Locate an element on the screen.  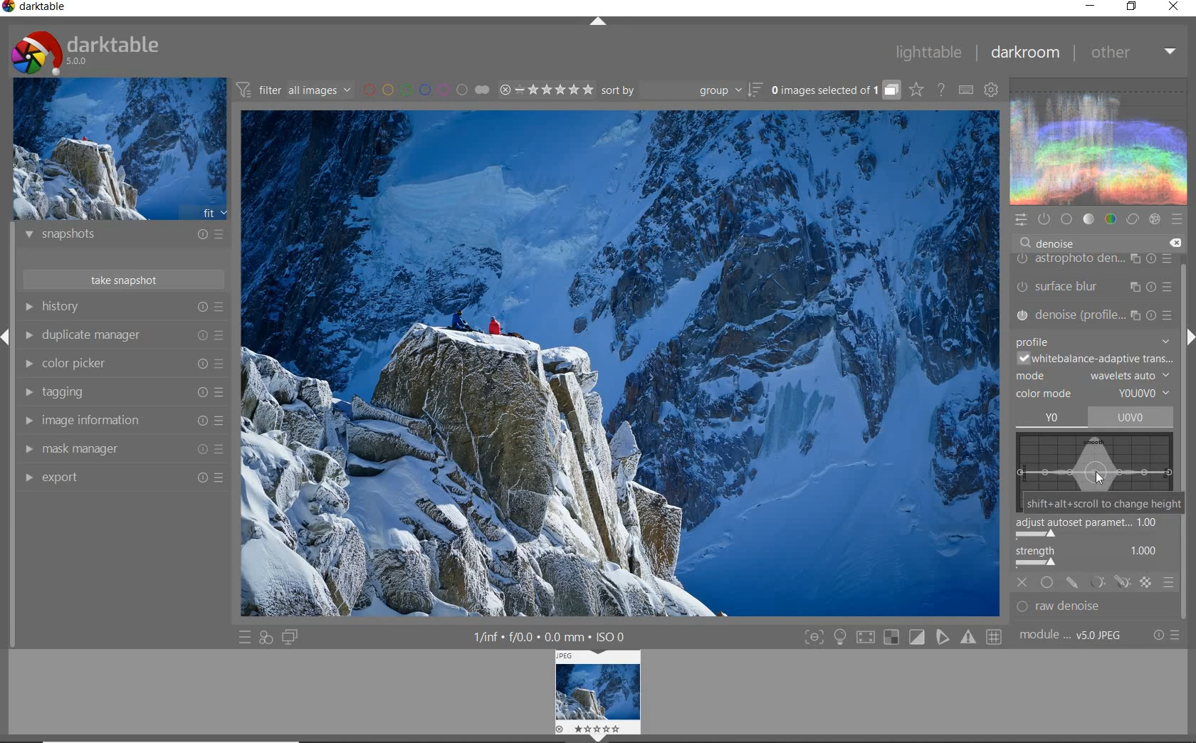
enable online help is located at coordinates (943, 91).